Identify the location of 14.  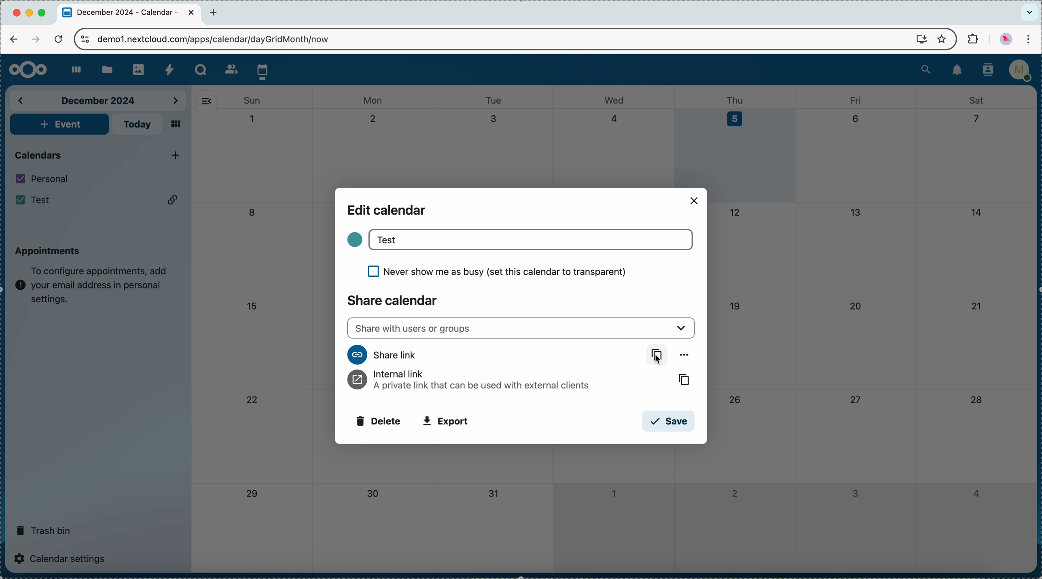
(979, 211).